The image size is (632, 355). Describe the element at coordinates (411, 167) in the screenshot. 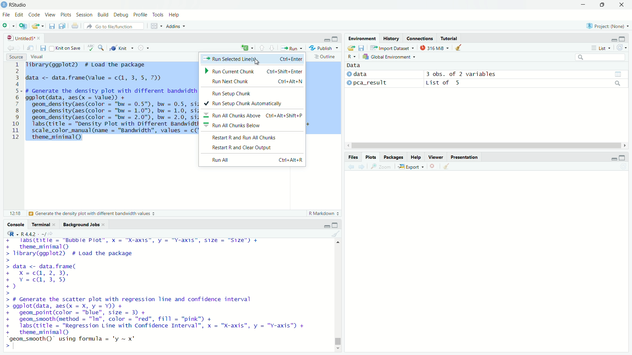

I see `Export` at that location.